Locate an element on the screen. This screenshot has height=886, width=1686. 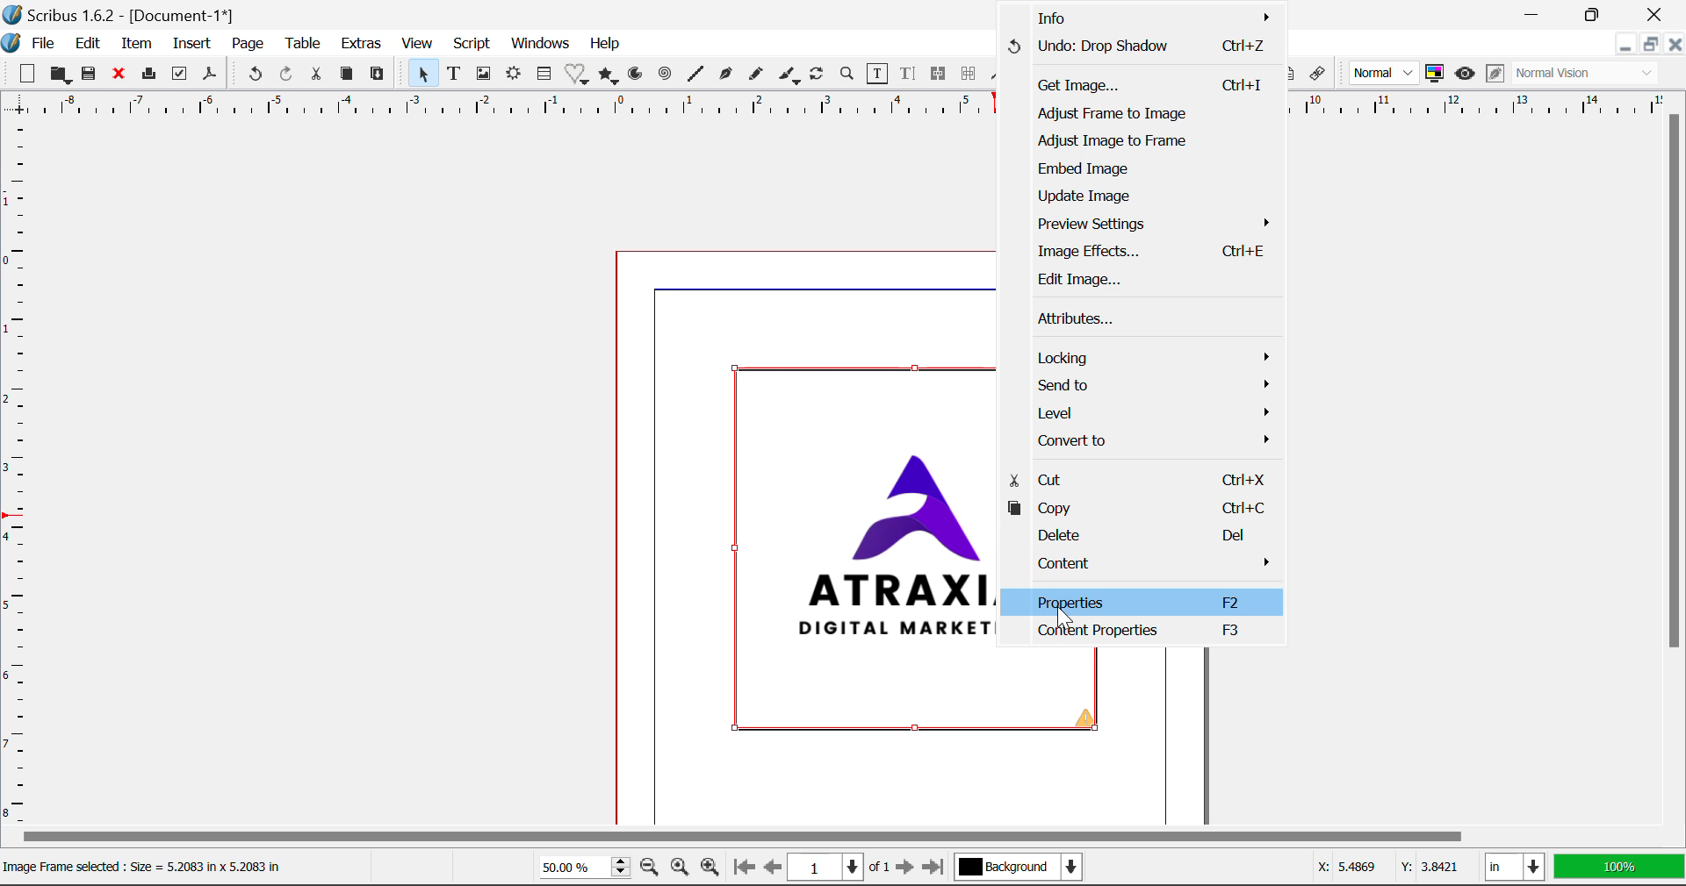
Restore Down is located at coordinates (1622, 46).